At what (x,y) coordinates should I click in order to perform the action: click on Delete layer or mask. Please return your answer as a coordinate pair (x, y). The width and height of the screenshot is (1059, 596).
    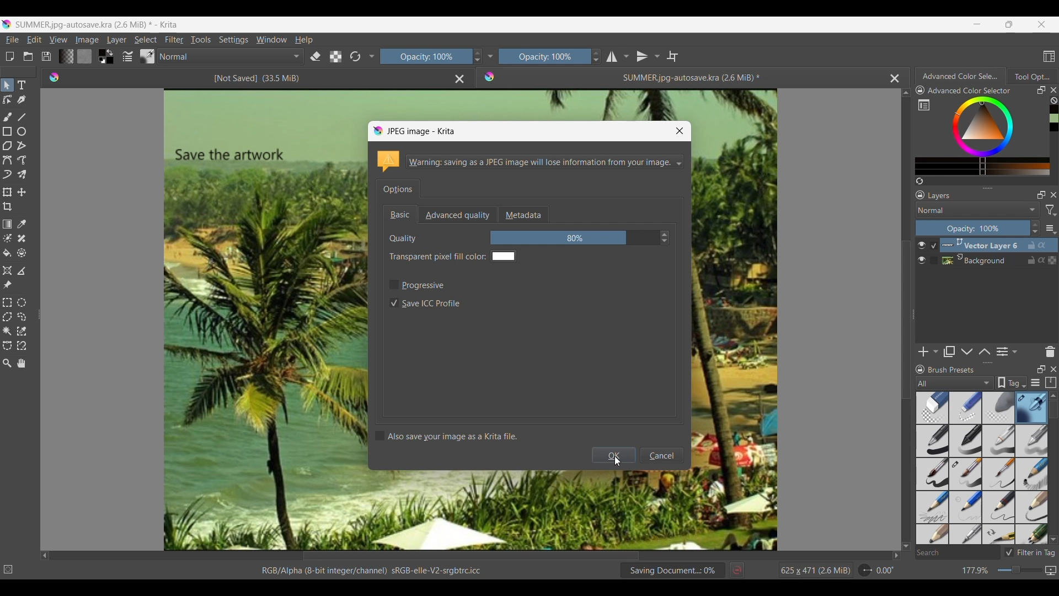
    Looking at the image, I should click on (1050, 352).